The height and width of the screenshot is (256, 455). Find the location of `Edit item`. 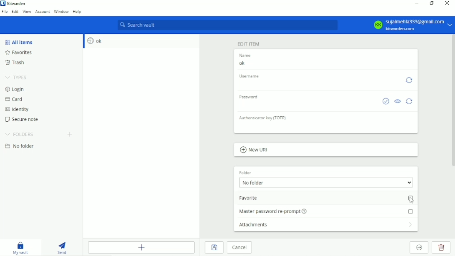

Edit item is located at coordinates (248, 44).